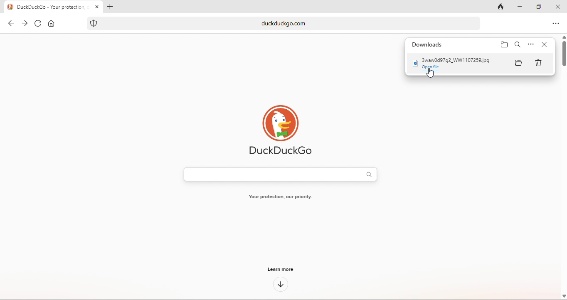  Describe the element at coordinates (546, 45) in the screenshot. I see `close` at that location.